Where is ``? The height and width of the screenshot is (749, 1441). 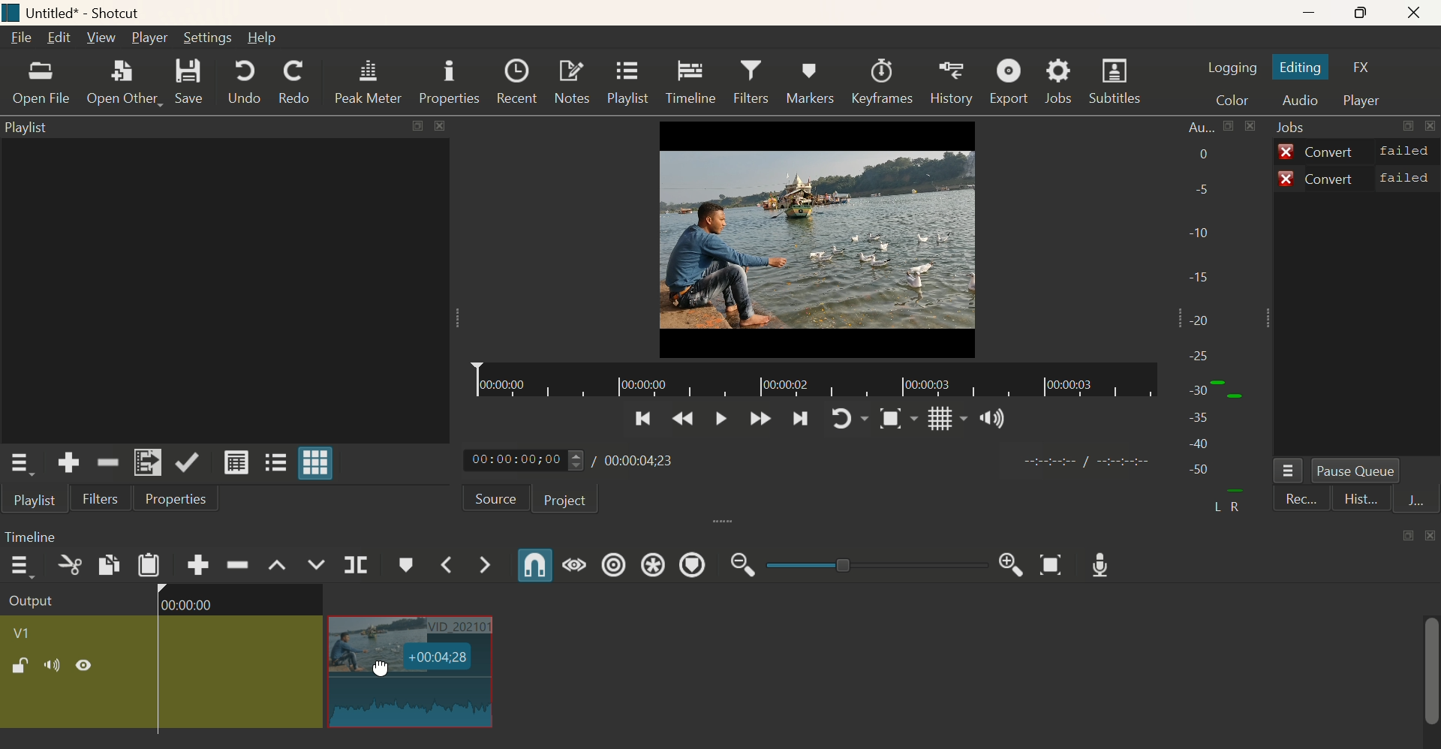
 is located at coordinates (575, 567).